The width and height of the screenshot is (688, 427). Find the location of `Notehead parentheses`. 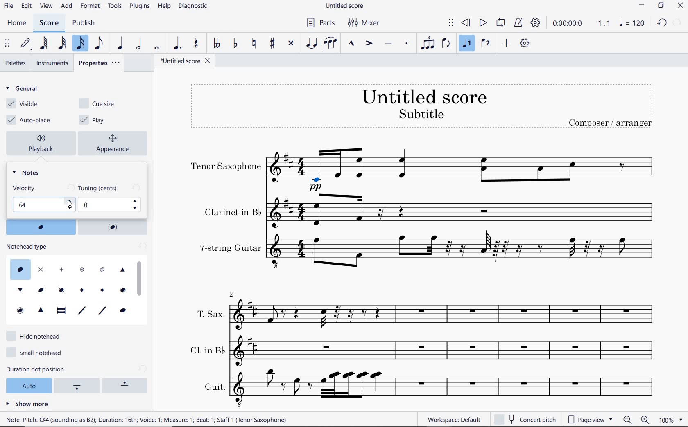

Notehead parentheses is located at coordinates (40, 227).